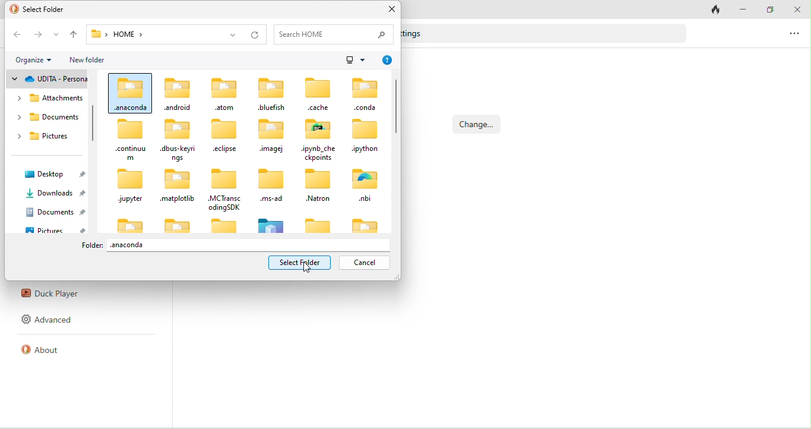 This screenshot has width=811, height=429. What do you see at coordinates (355, 59) in the screenshot?
I see `more options` at bounding box center [355, 59].